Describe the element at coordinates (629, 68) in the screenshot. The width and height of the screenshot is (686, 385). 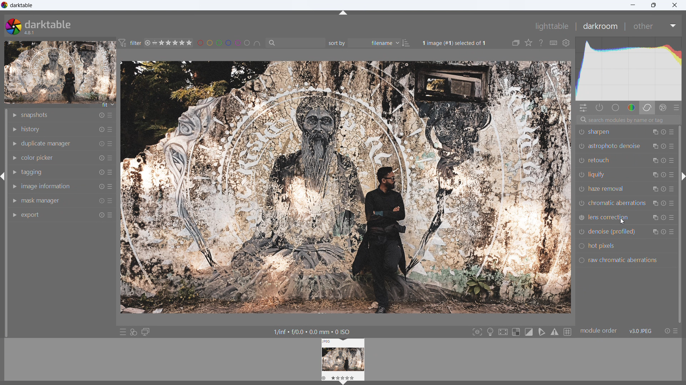
I see `histogram` at that location.